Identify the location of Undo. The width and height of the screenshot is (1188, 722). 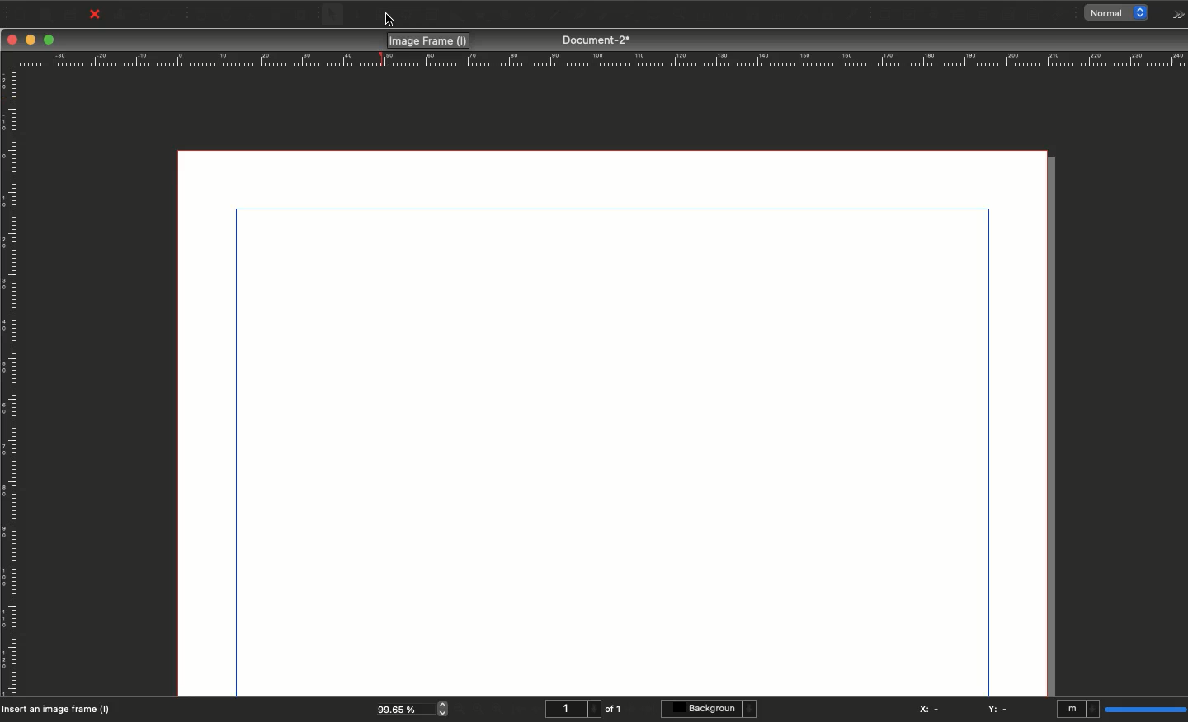
(201, 15).